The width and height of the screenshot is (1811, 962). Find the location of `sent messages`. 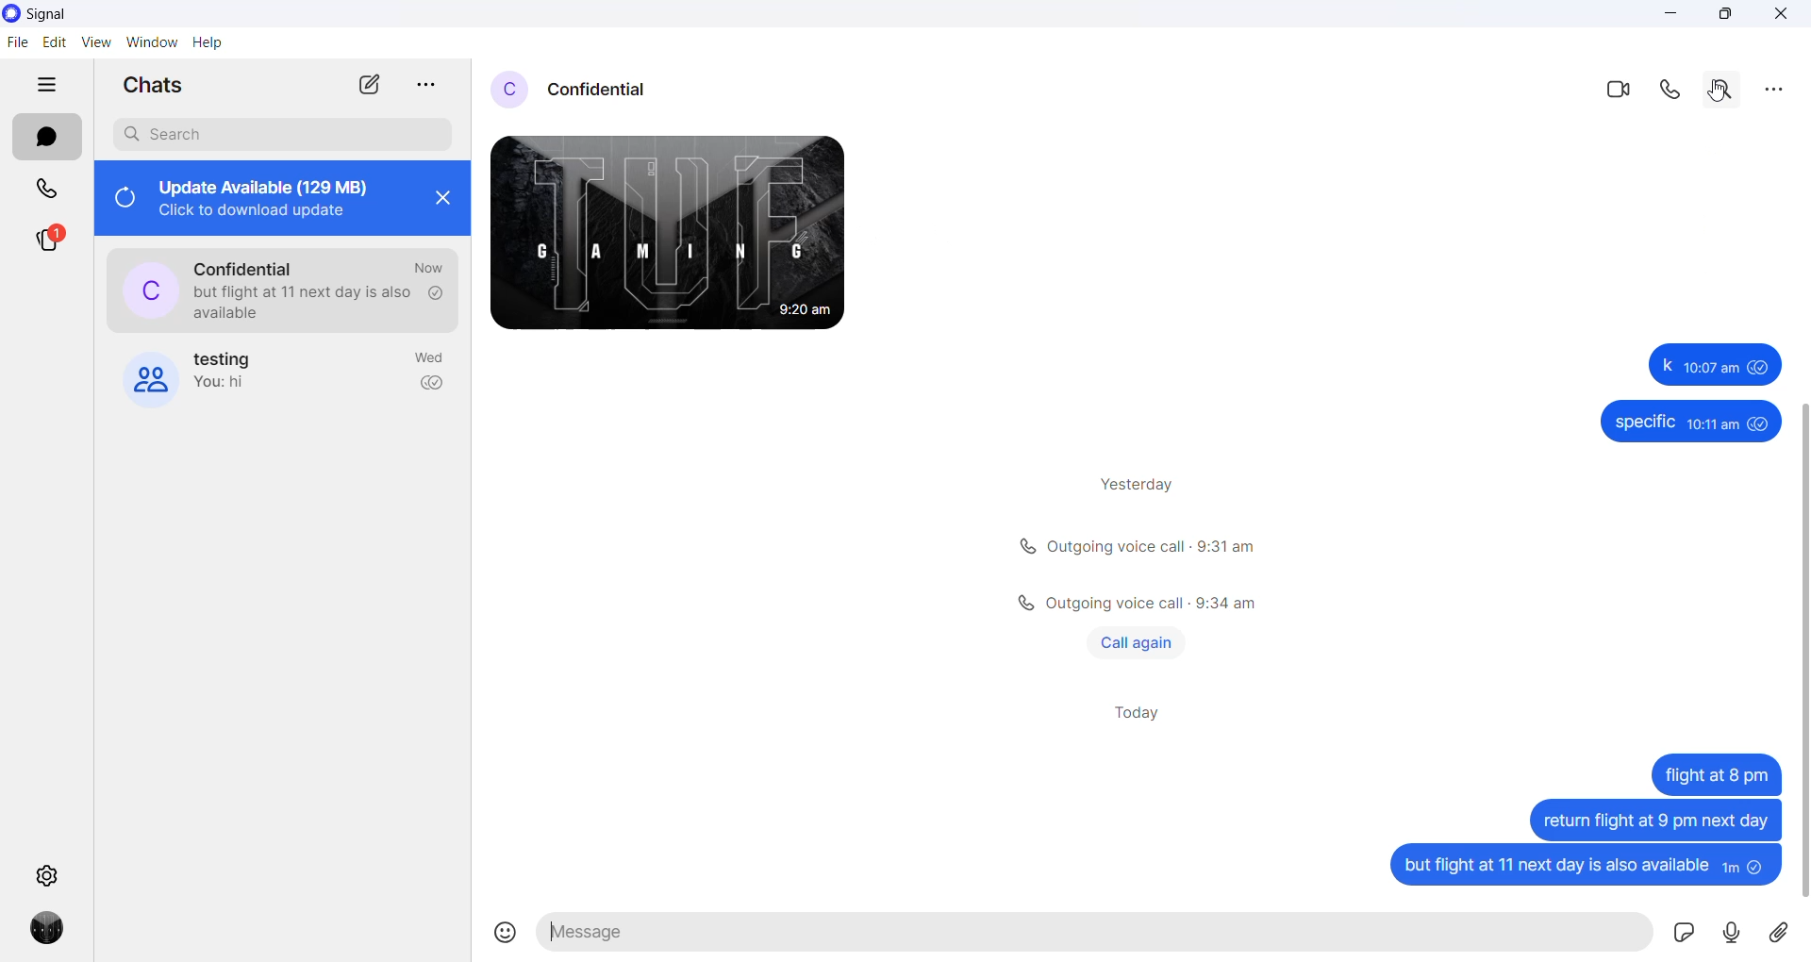

sent messages is located at coordinates (1582, 870).